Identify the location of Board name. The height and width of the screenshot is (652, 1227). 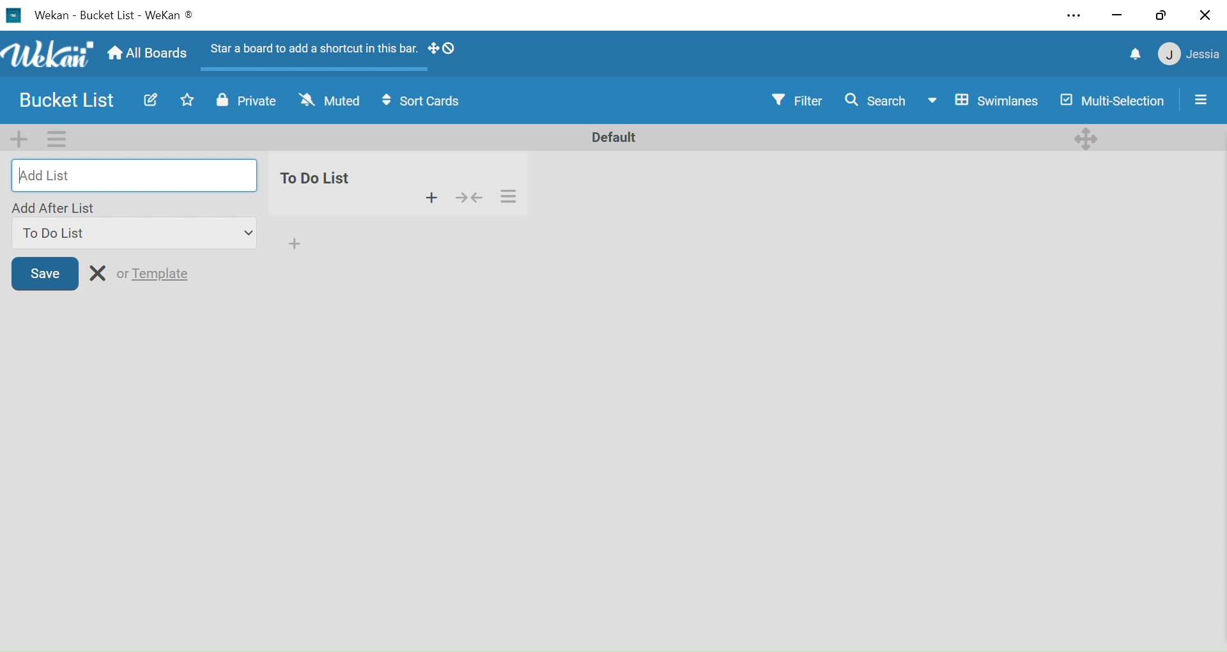
(108, 16).